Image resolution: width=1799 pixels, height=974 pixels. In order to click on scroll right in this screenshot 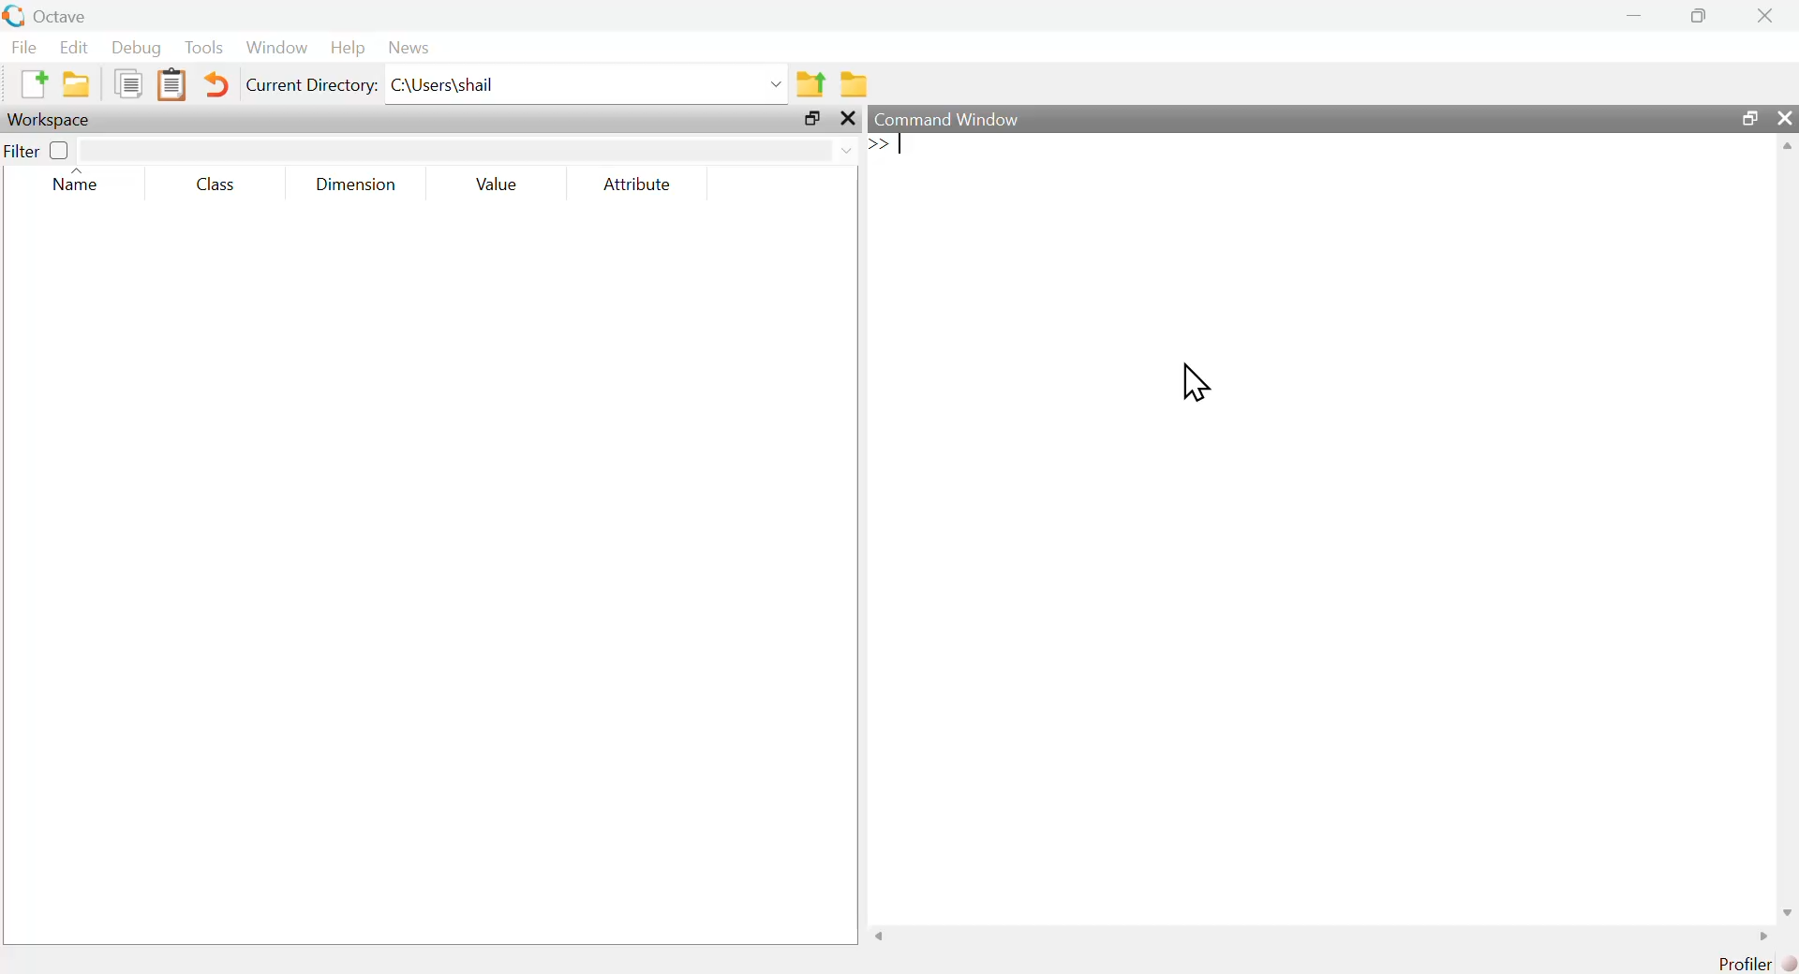, I will do `click(1759, 937)`.